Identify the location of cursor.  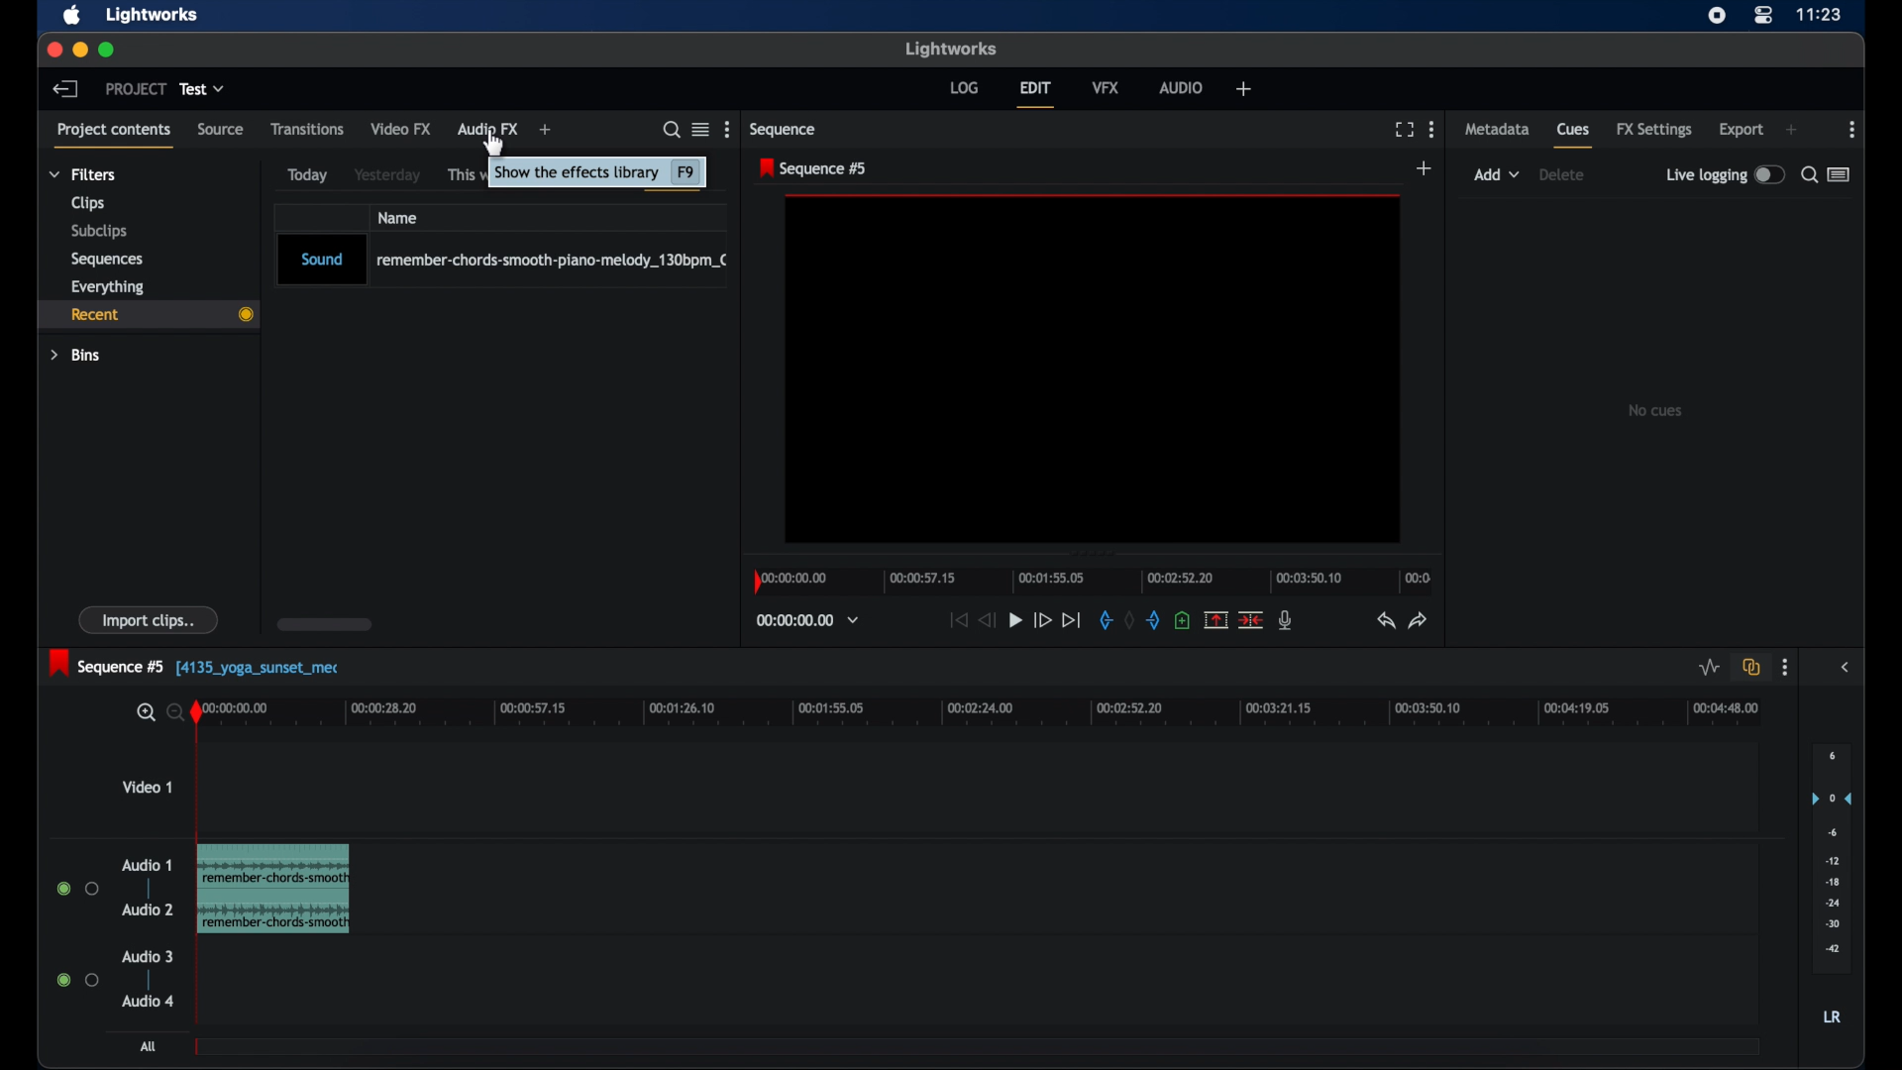
(491, 146).